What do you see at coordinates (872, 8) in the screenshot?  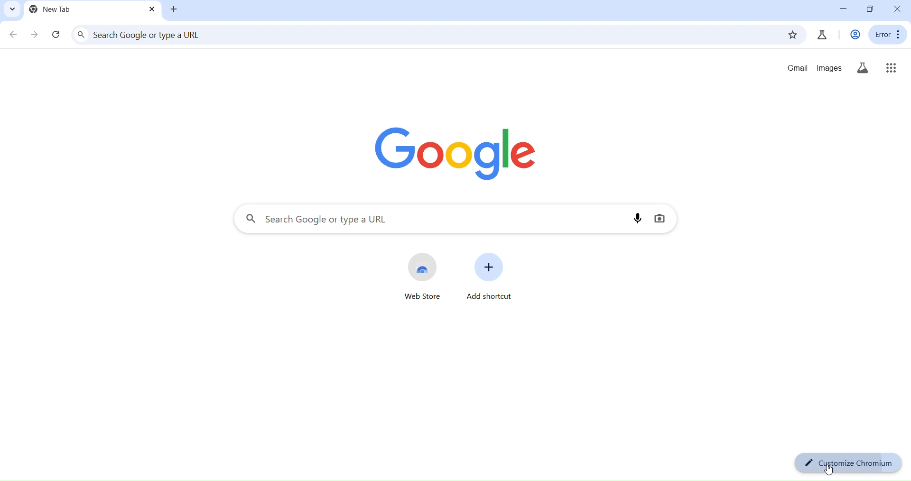 I see `restore down` at bounding box center [872, 8].